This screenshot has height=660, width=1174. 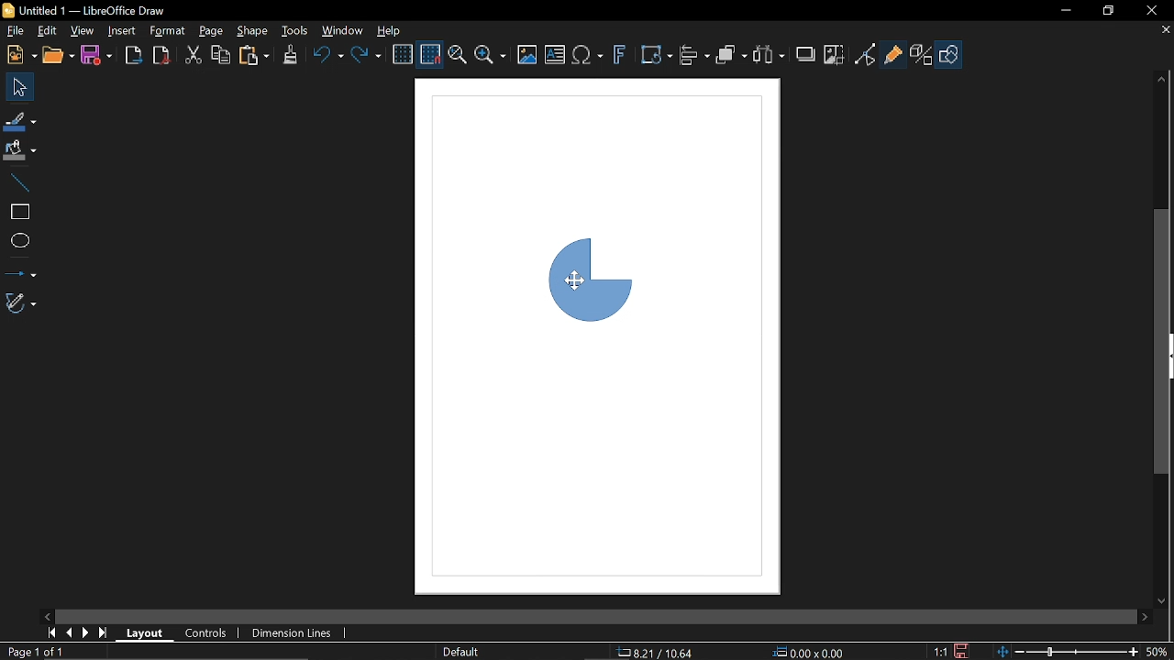 I want to click on File, so click(x=13, y=31).